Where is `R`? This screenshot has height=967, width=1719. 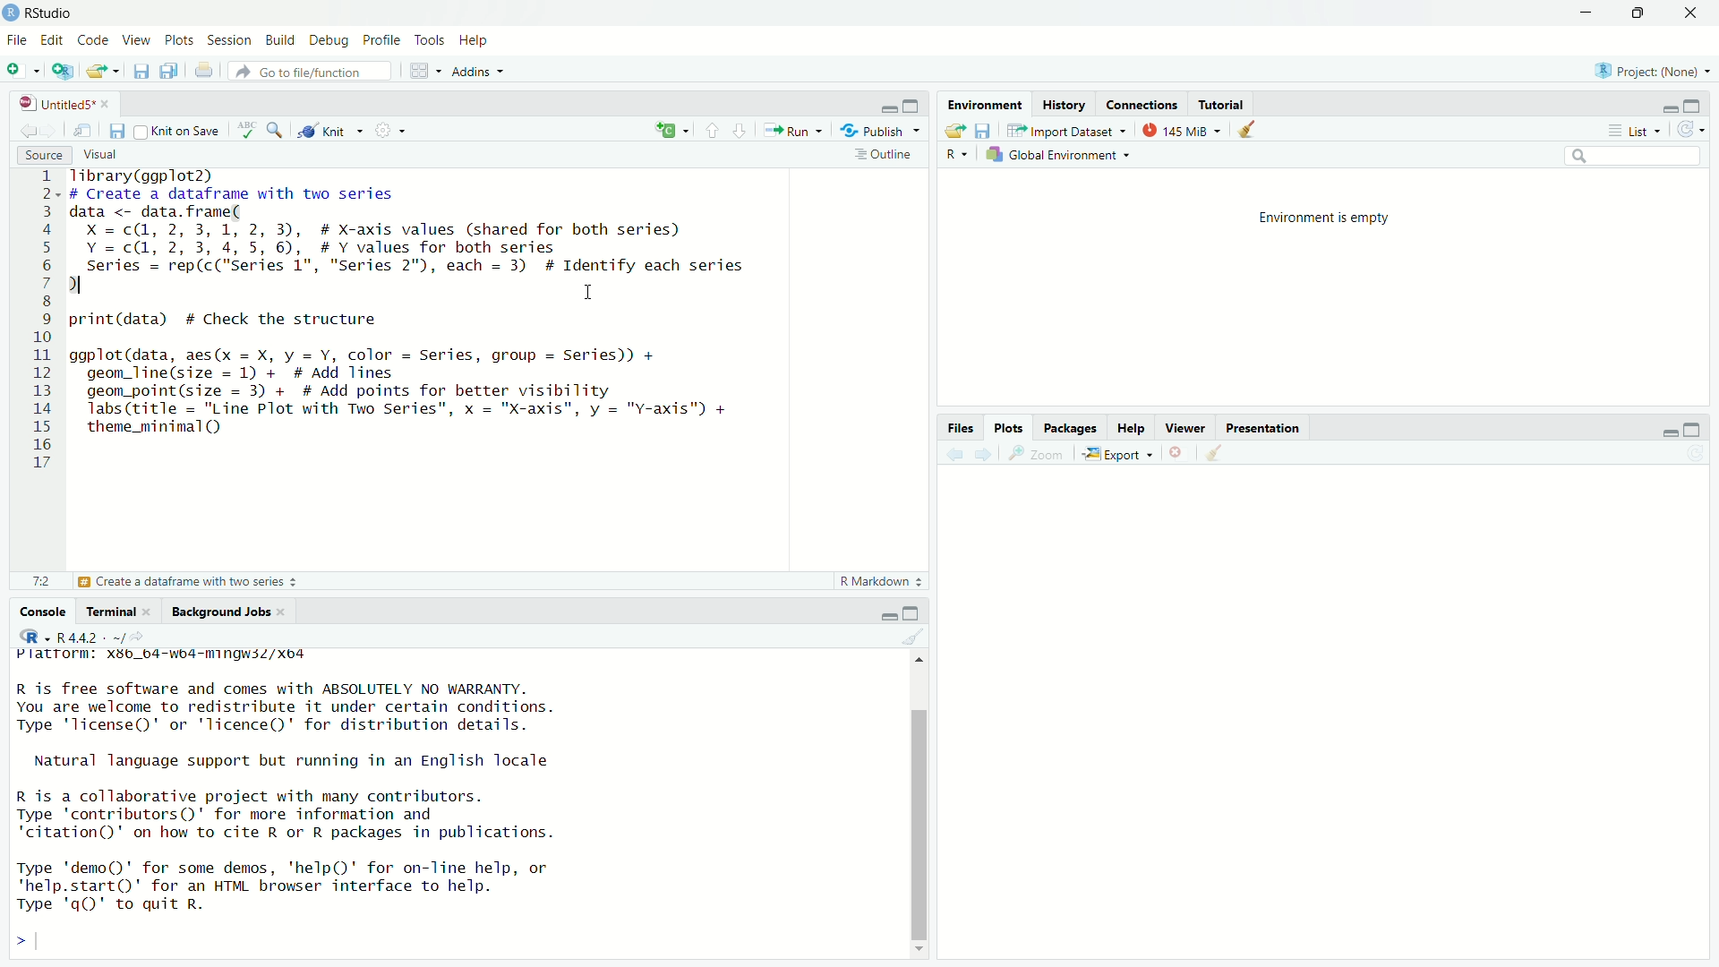
R is located at coordinates (957, 156).